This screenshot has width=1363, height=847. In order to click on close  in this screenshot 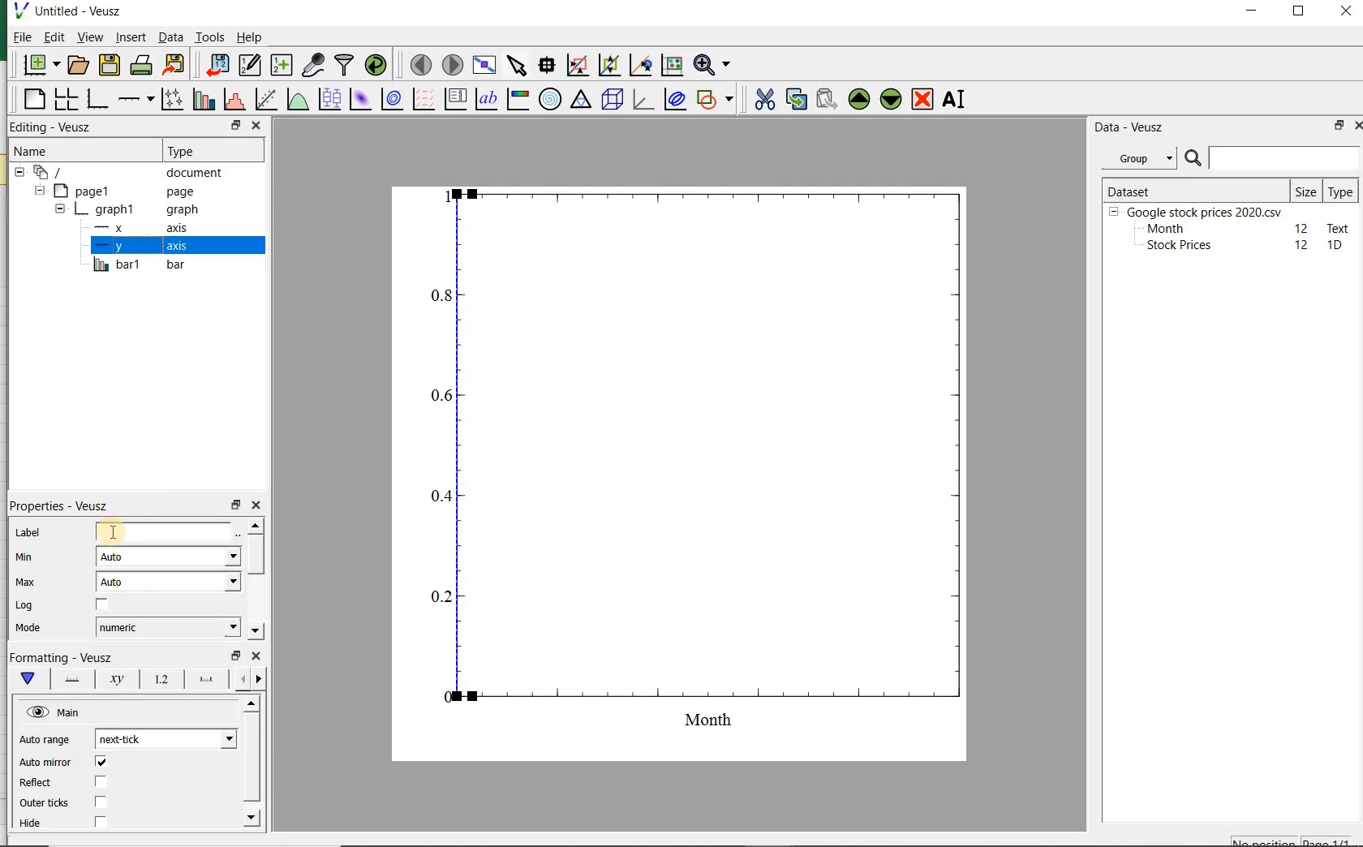, I will do `click(1362, 126)`.